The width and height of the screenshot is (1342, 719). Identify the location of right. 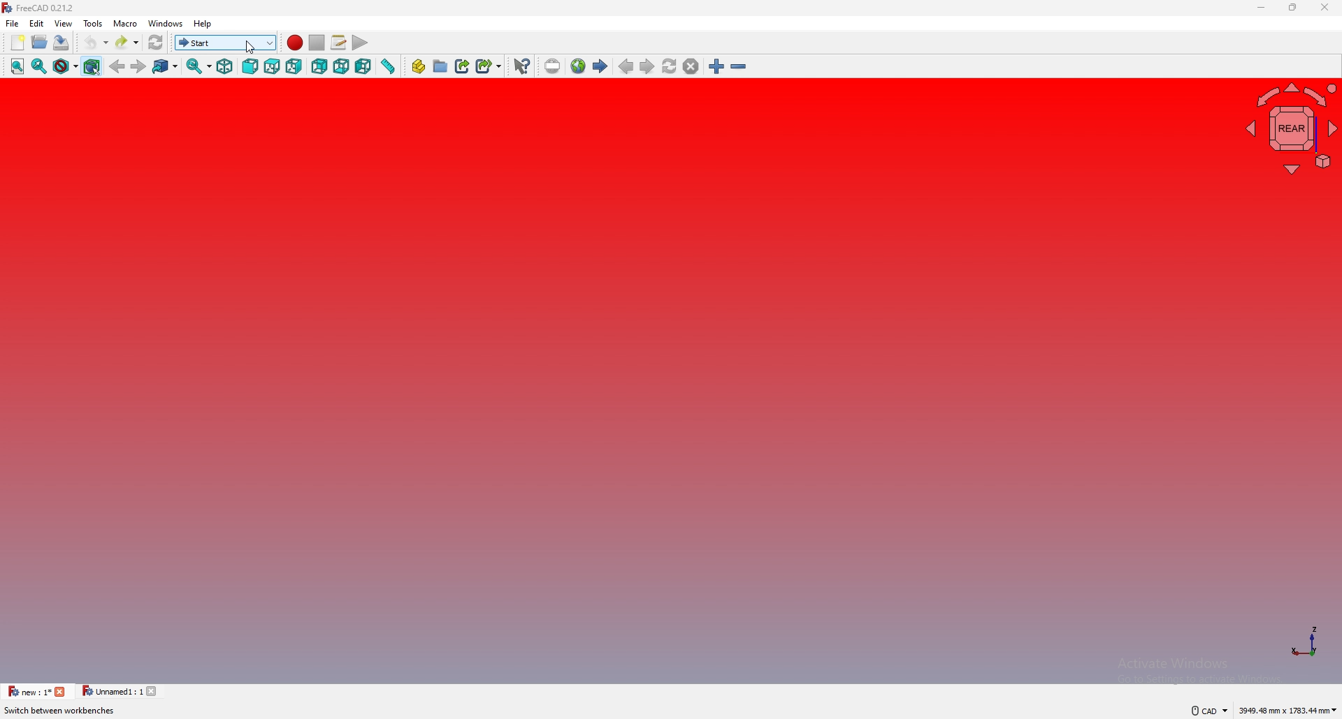
(294, 66).